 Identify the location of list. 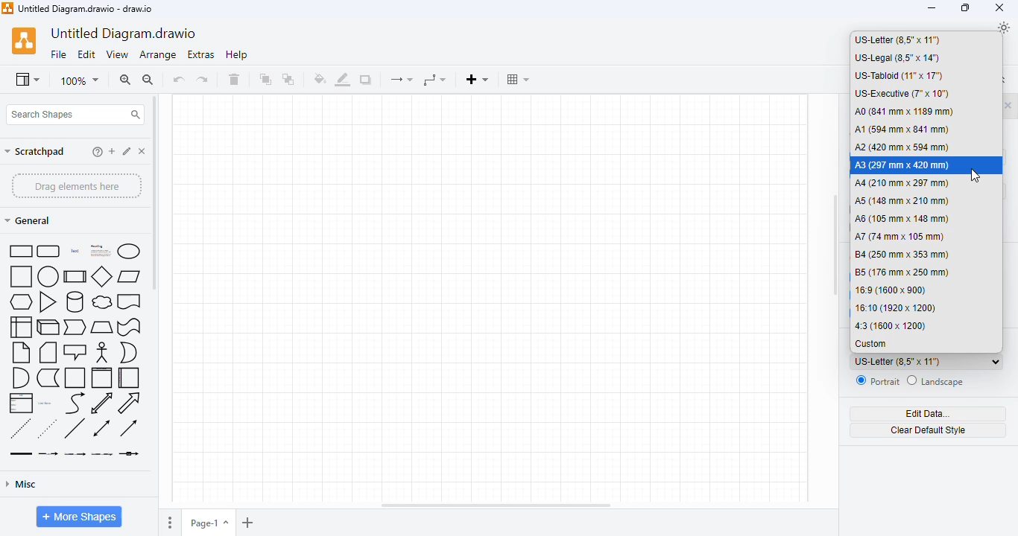
(21, 403).